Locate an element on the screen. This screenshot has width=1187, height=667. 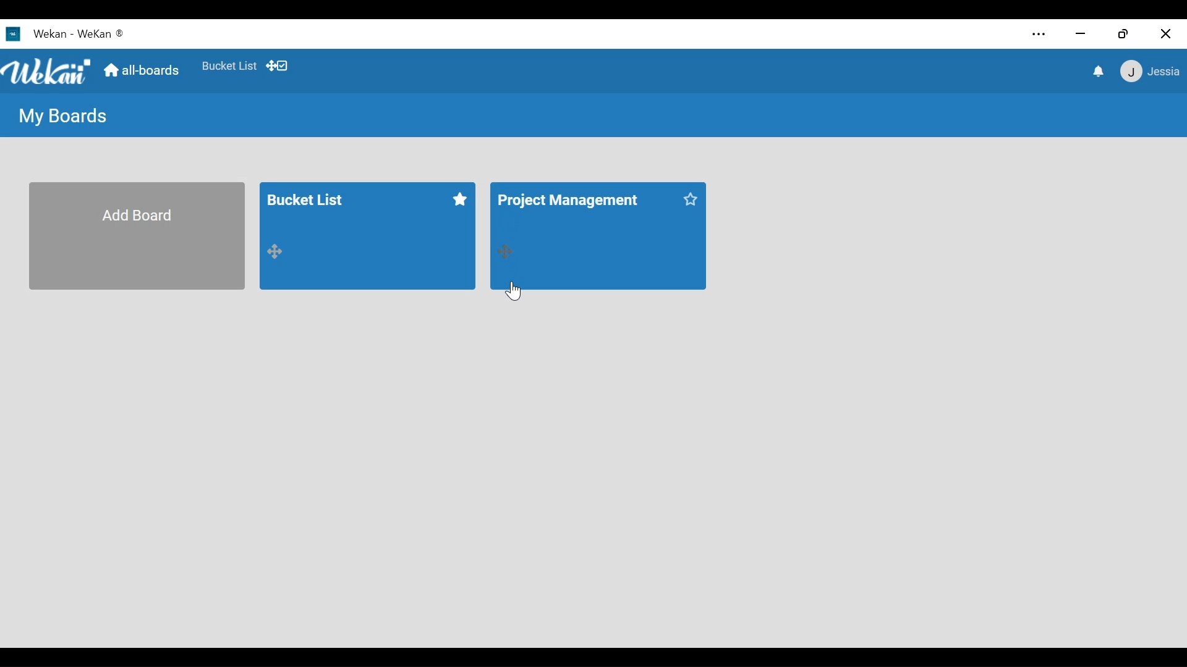
cursor is located at coordinates (514, 293).